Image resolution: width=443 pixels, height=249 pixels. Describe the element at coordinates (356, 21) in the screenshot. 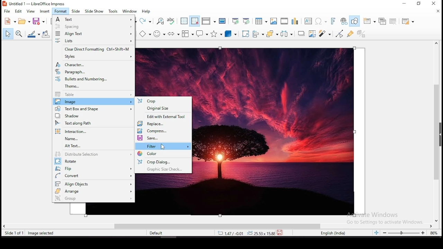

I see `show draw functions` at that location.